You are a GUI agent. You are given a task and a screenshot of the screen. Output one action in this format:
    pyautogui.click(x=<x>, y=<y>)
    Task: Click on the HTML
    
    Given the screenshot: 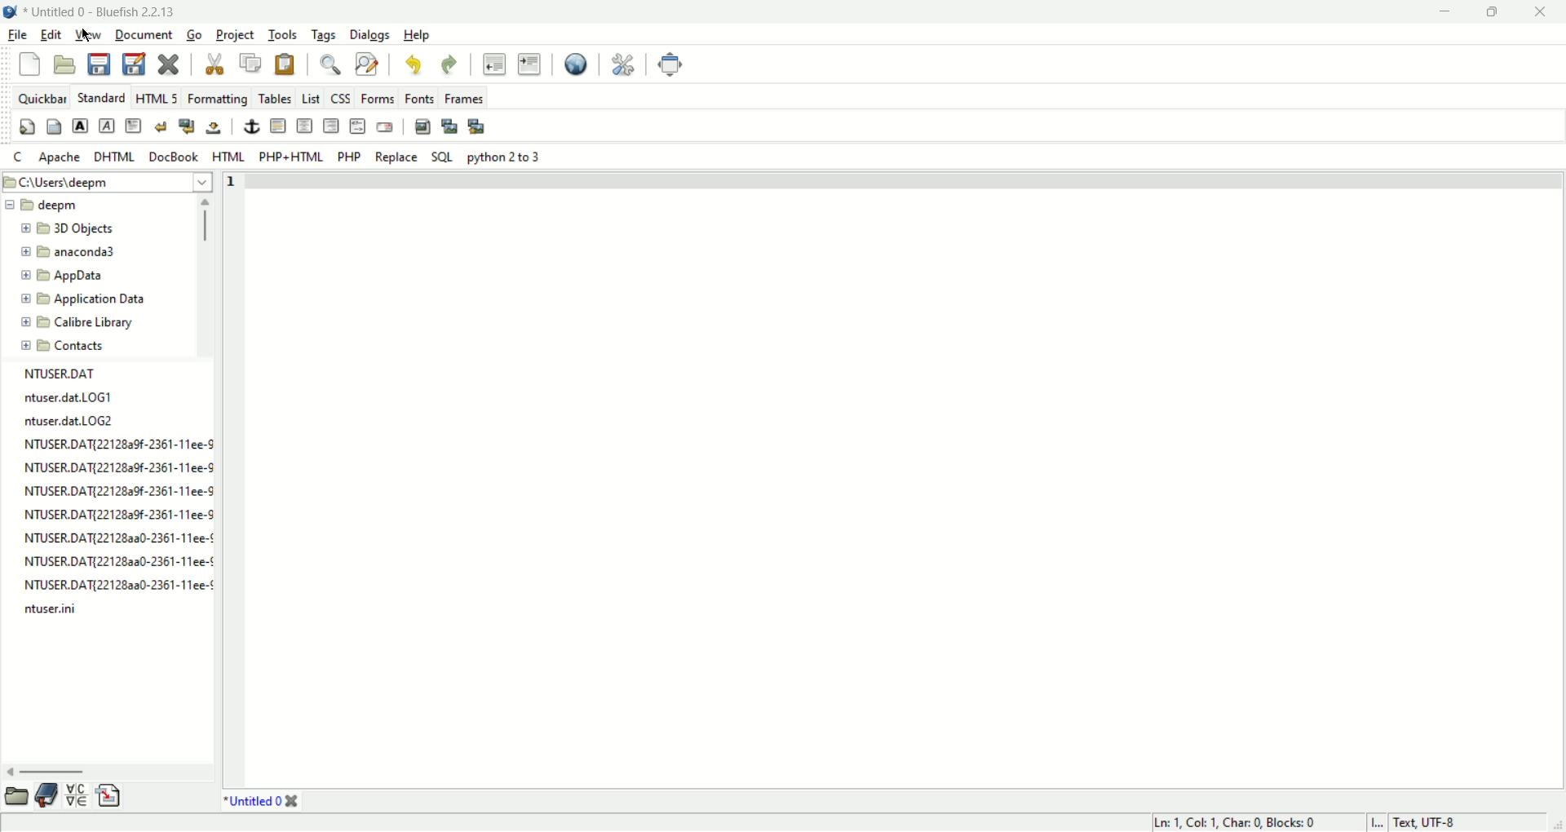 What is the action you would take?
    pyautogui.click(x=228, y=157)
    